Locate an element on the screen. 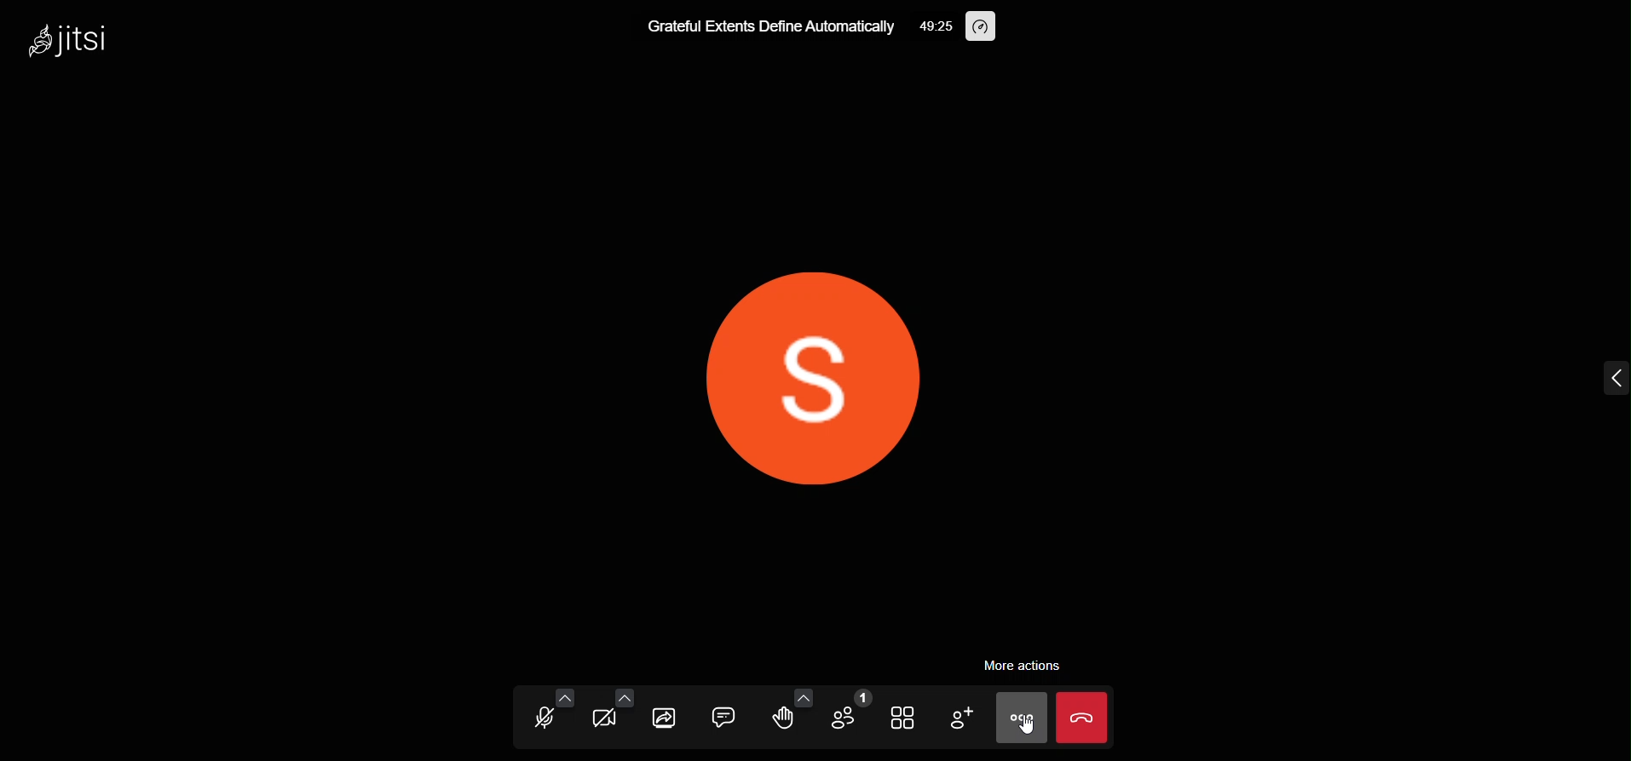  more is located at coordinates (1025, 719).